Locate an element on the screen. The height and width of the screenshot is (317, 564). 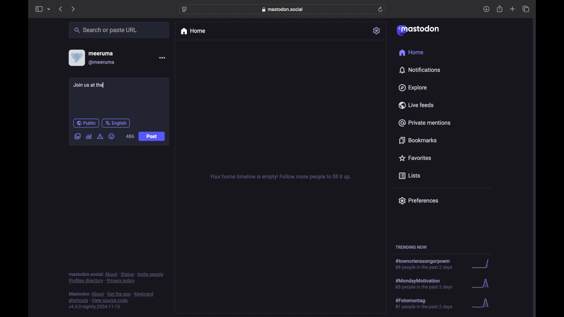
refresh is located at coordinates (381, 10).